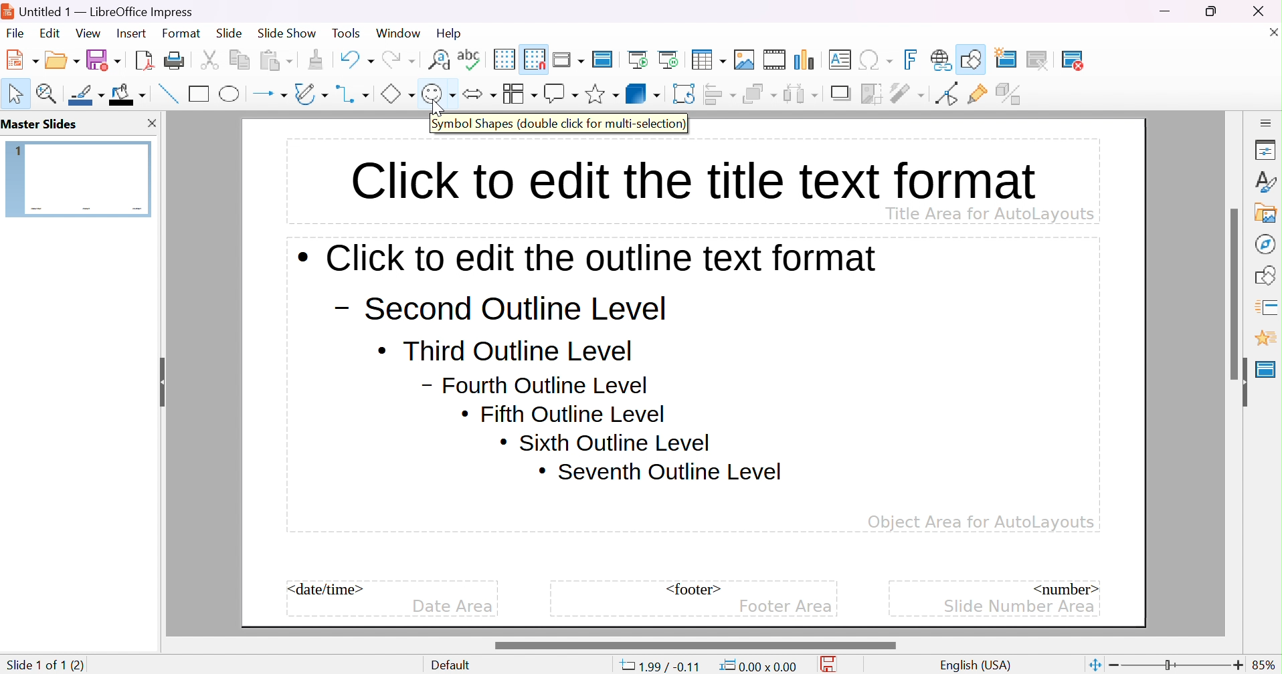  What do you see at coordinates (1269, 213) in the screenshot?
I see `gallery` at bounding box center [1269, 213].